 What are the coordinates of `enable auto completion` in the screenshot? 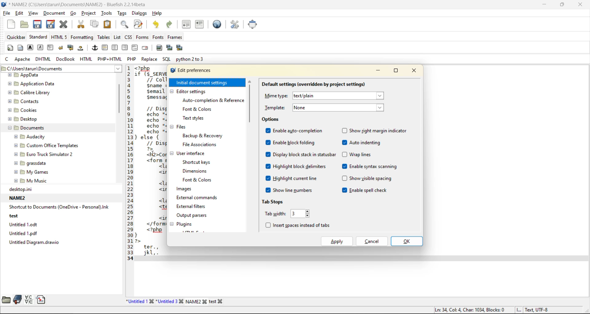 It's located at (295, 131).